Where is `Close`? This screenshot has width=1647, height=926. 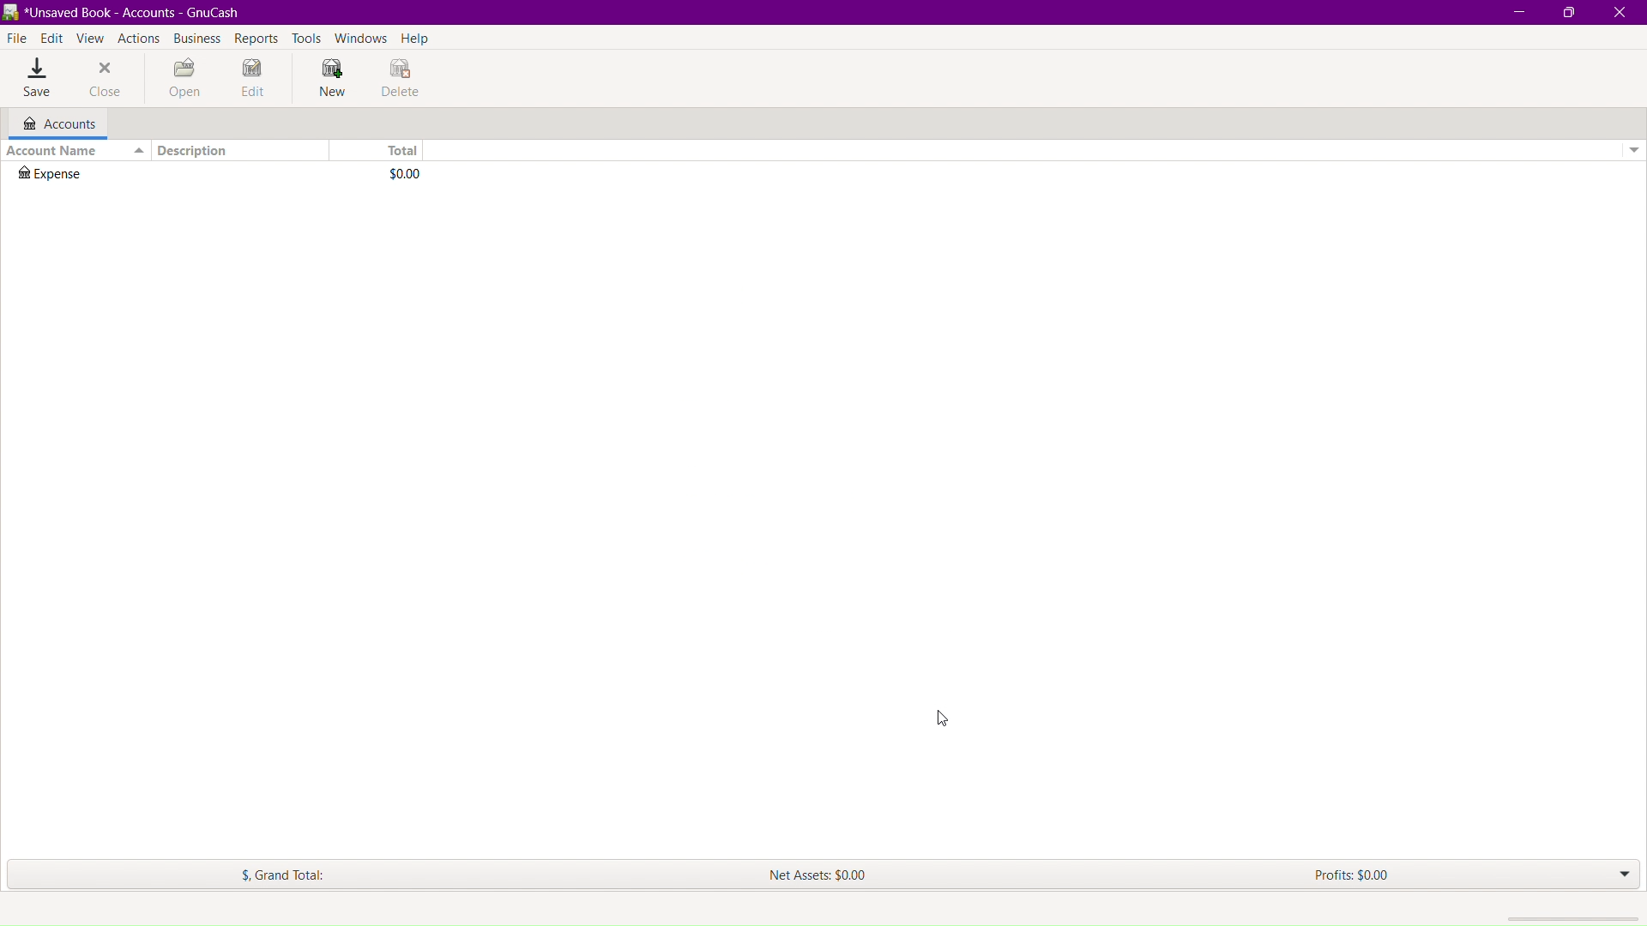
Close is located at coordinates (112, 80).